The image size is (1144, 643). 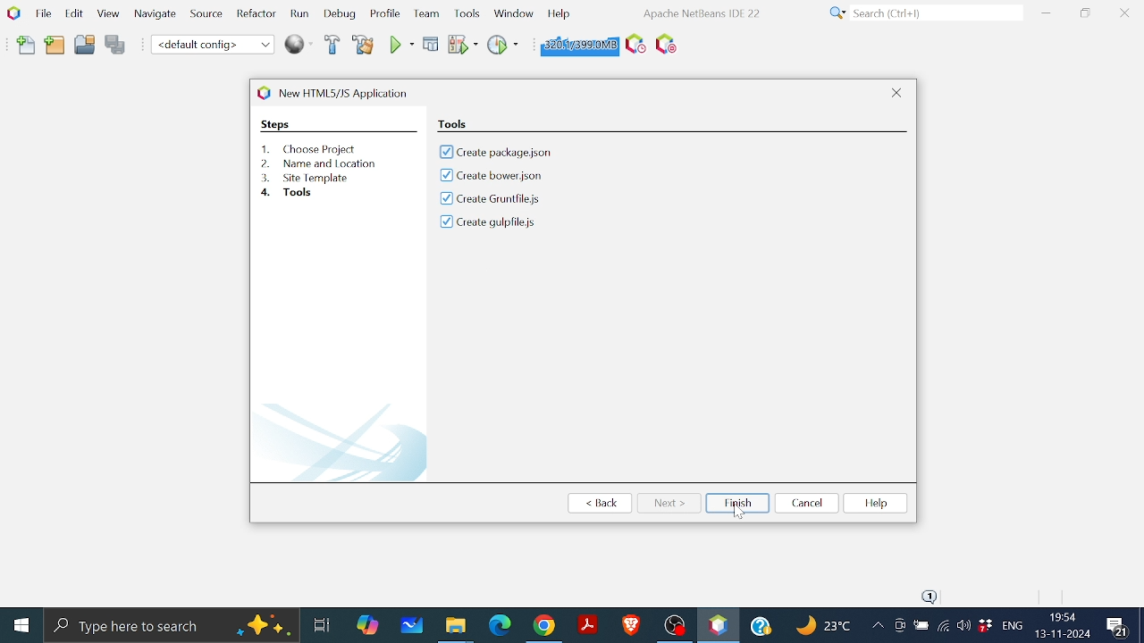 What do you see at coordinates (877, 627) in the screenshot?
I see `Show hidden icons` at bounding box center [877, 627].